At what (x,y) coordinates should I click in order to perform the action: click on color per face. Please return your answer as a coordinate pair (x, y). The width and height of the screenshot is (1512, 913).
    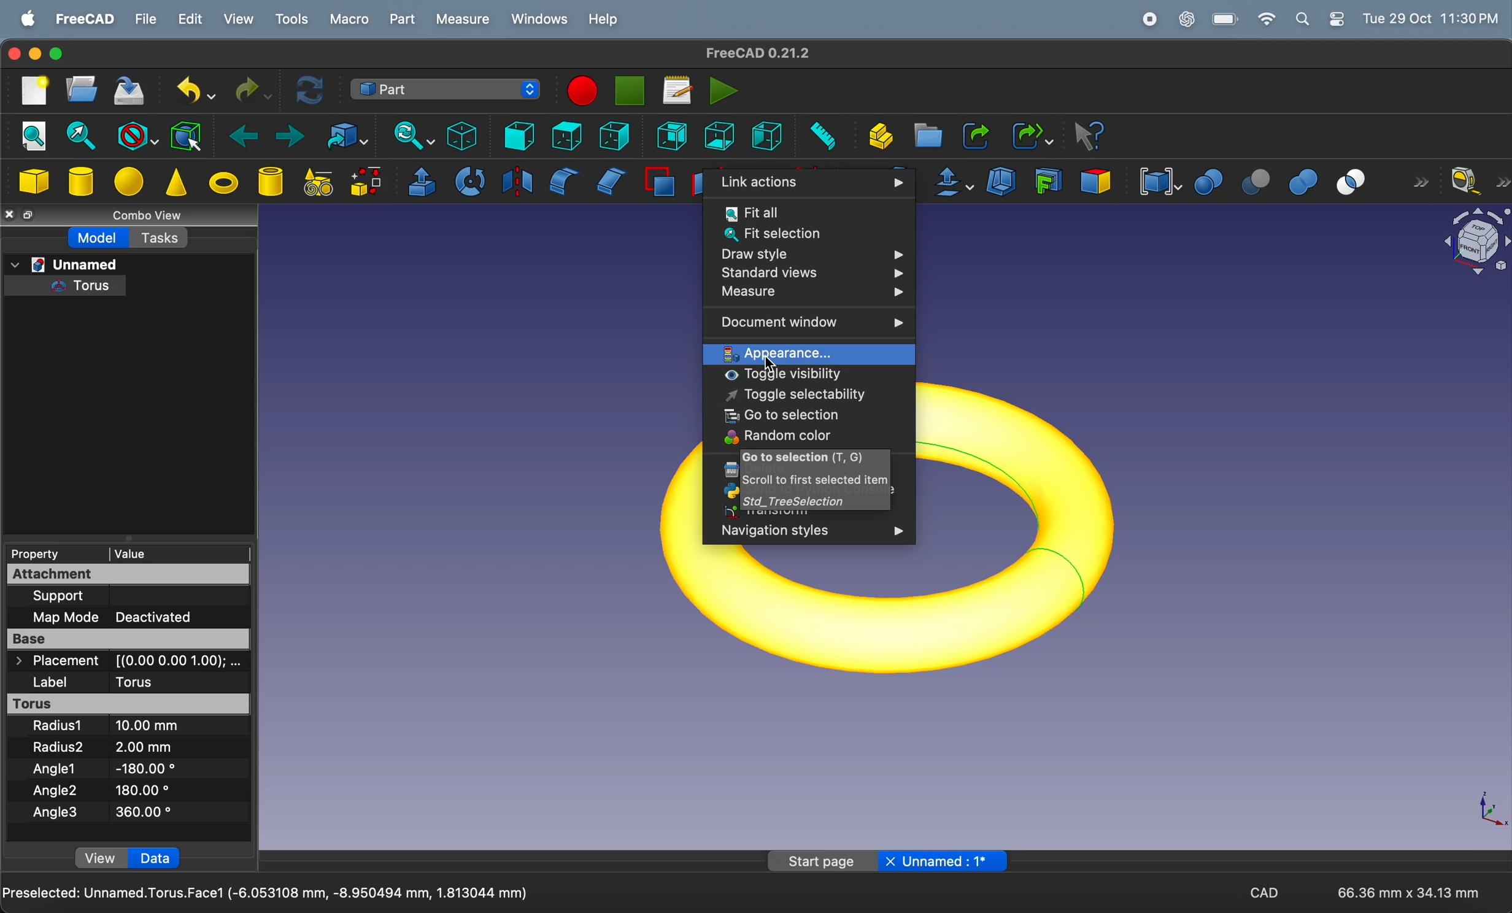
    Looking at the image, I should click on (1095, 180).